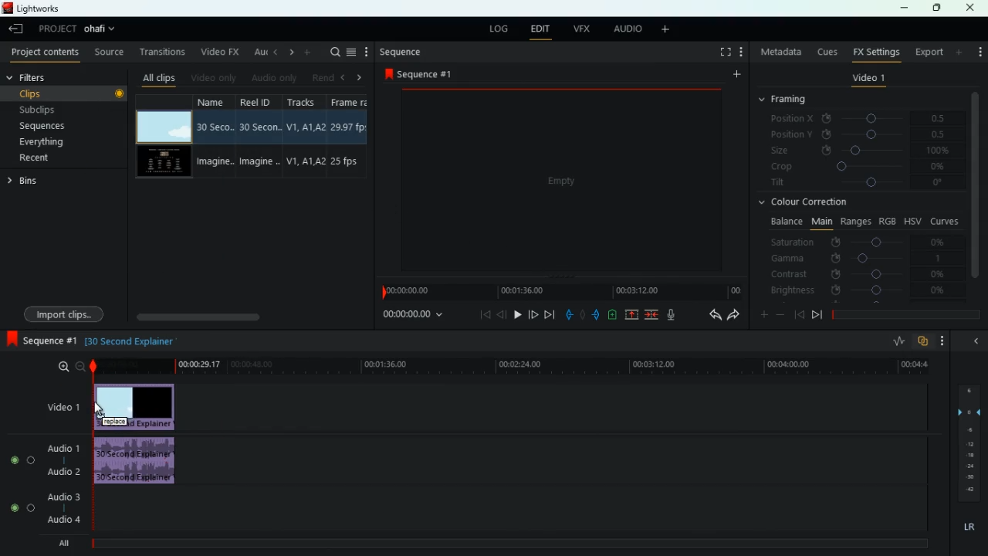  Describe the element at coordinates (628, 29) in the screenshot. I see `audio` at that location.